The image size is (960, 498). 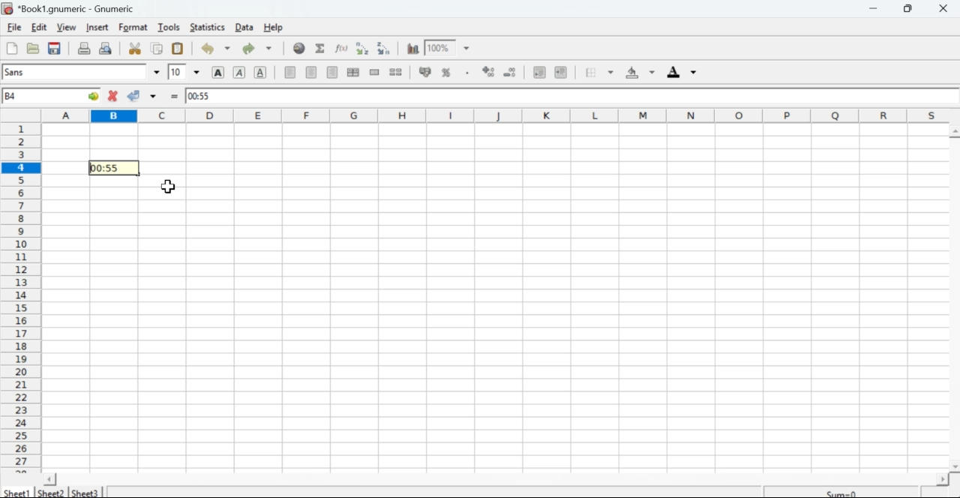 What do you see at coordinates (451, 47) in the screenshot?
I see `Zoom` at bounding box center [451, 47].